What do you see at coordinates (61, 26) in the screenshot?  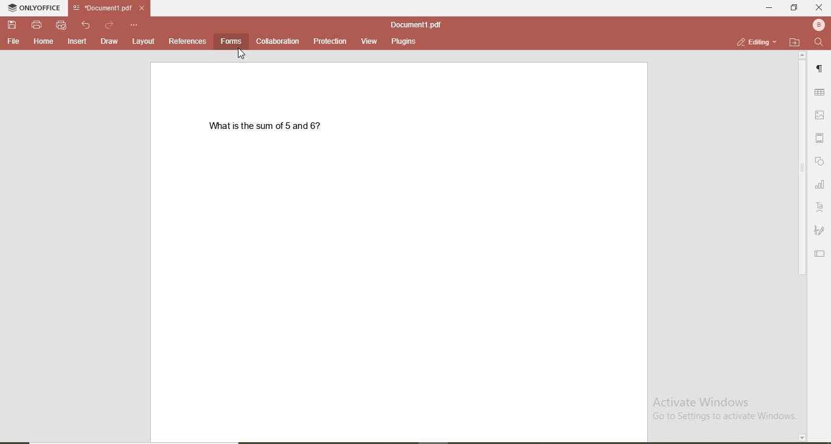 I see `quick print` at bounding box center [61, 26].